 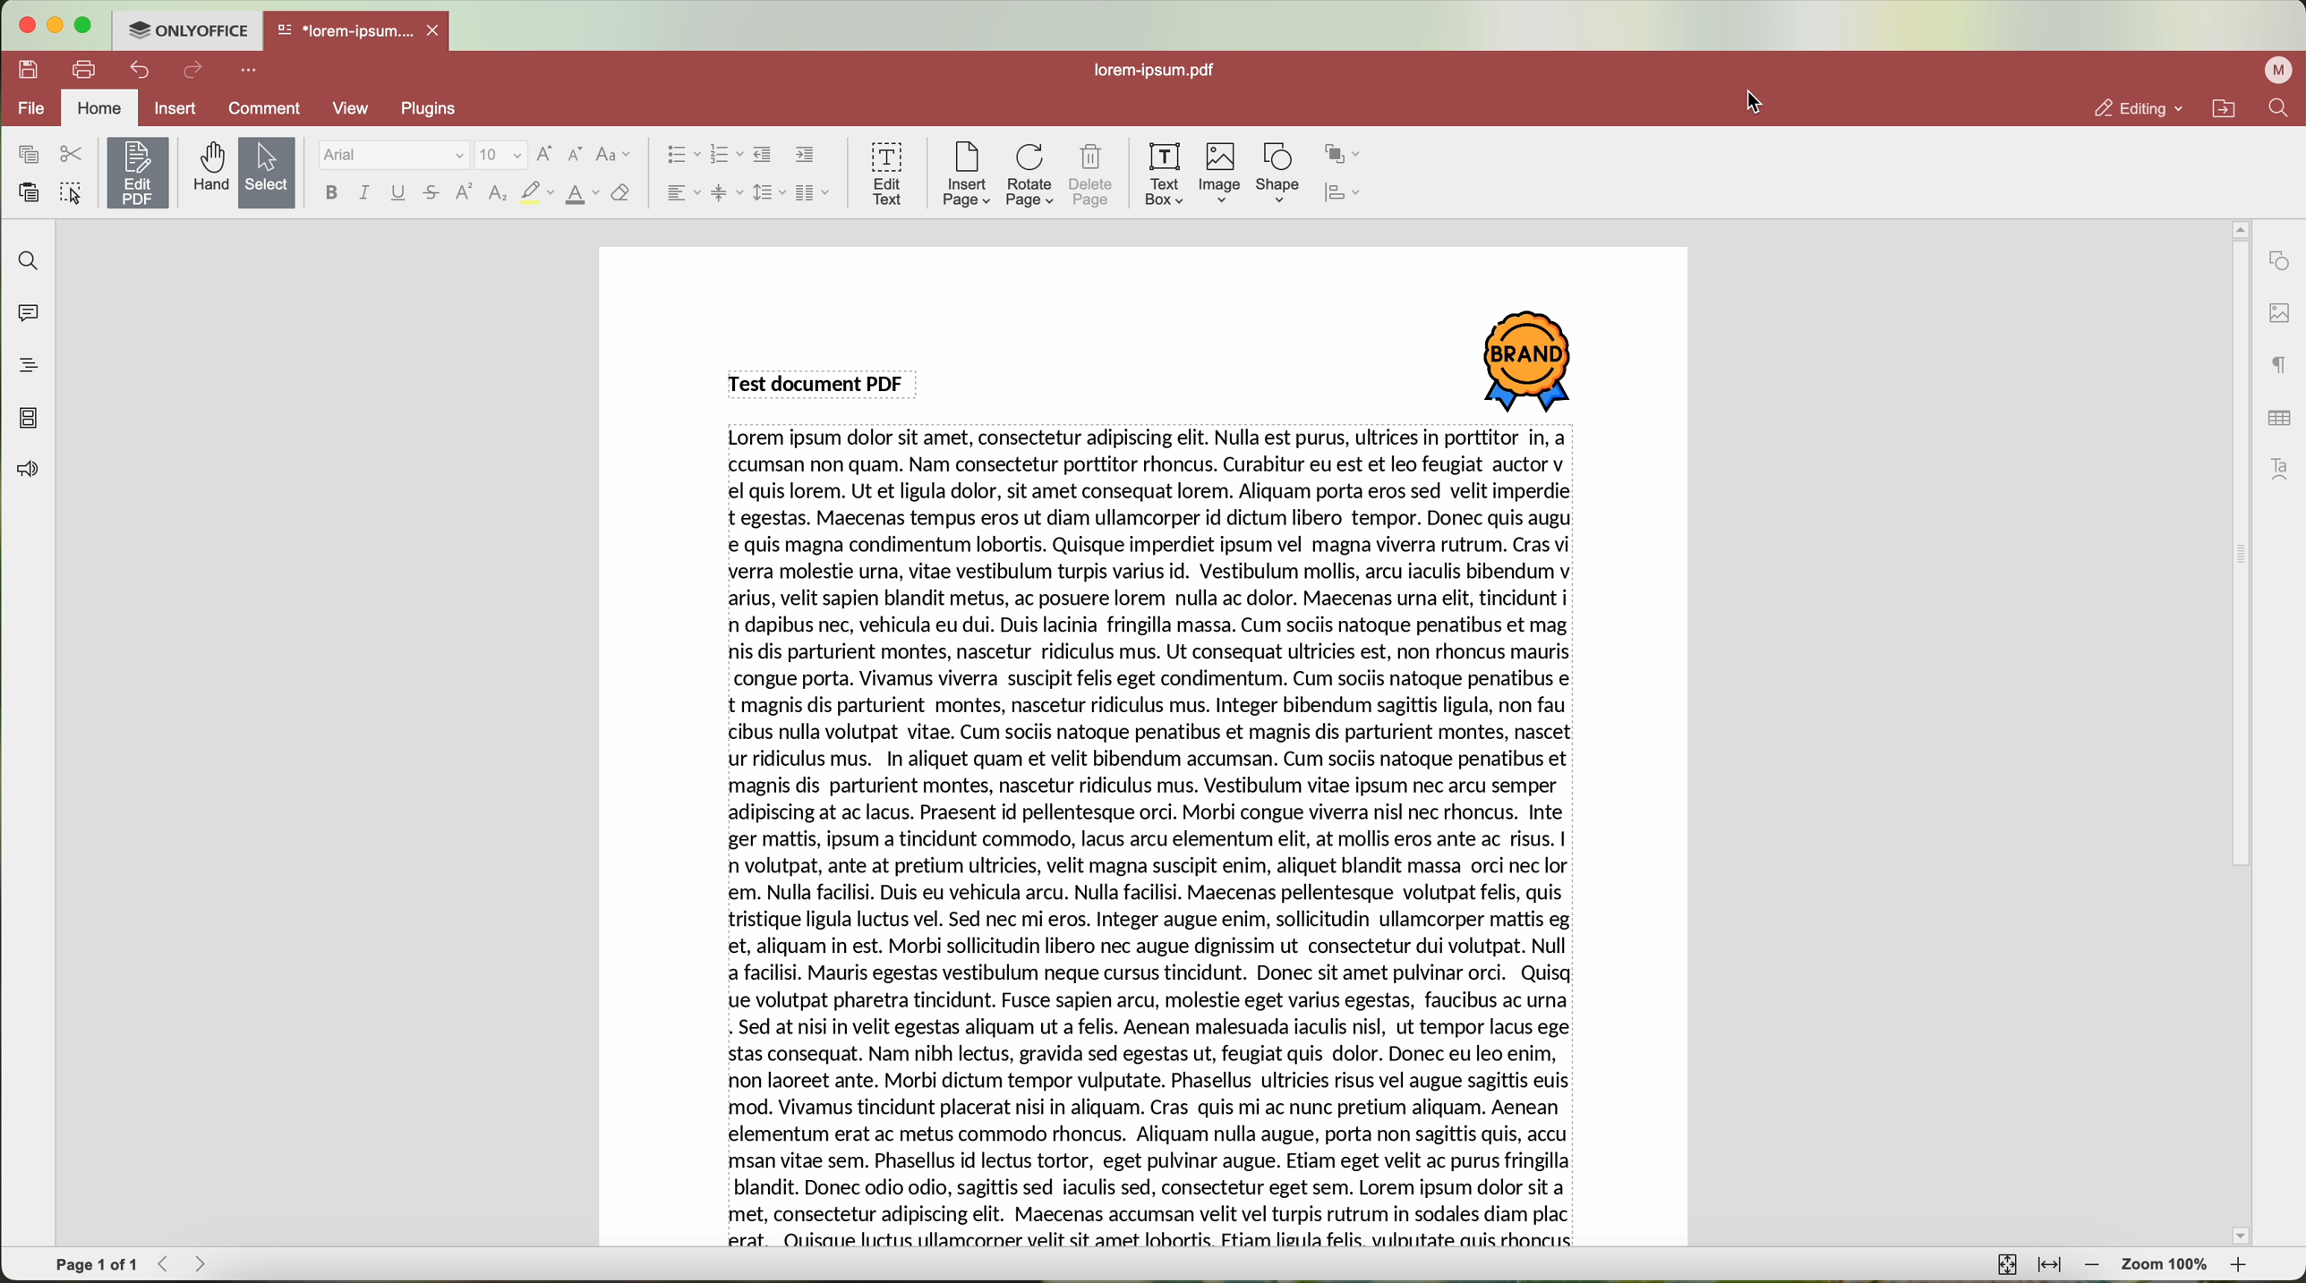 What do you see at coordinates (889, 172) in the screenshot?
I see `edit text` at bounding box center [889, 172].